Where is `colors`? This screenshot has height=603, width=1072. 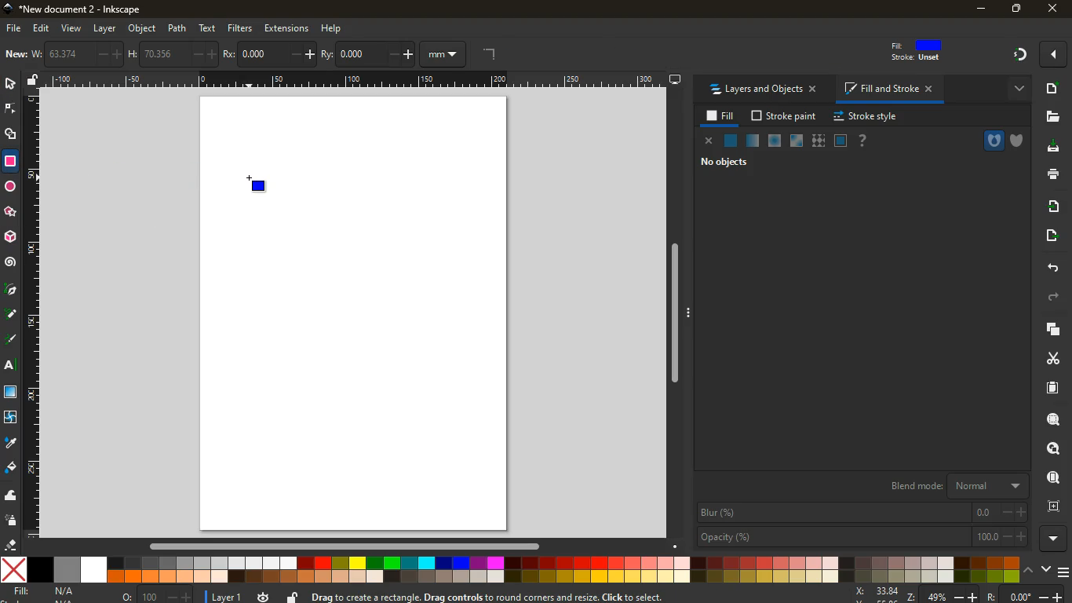 colors is located at coordinates (509, 570).